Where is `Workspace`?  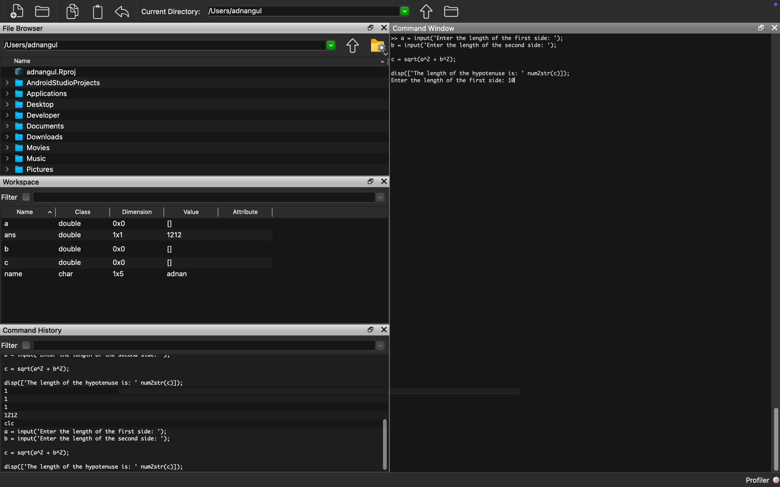 Workspace is located at coordinates (23, 182).